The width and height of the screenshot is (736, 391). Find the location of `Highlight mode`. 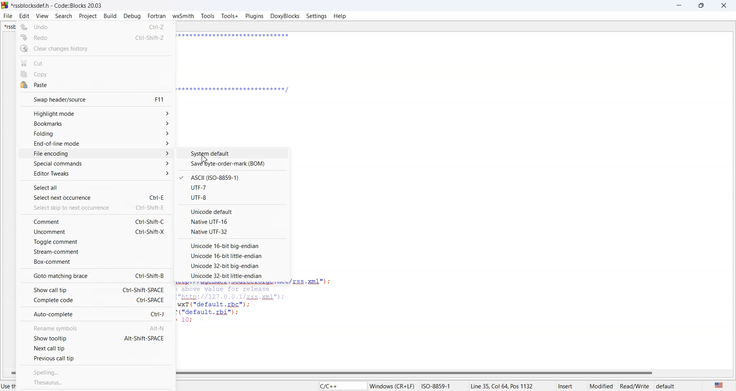

Highlight mode is located at coordinates (97, 113).